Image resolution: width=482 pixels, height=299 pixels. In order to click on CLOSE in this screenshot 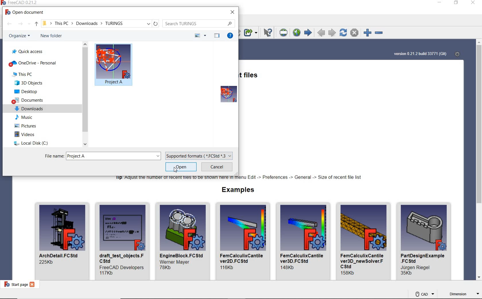, I will do `click(473, 3)`.